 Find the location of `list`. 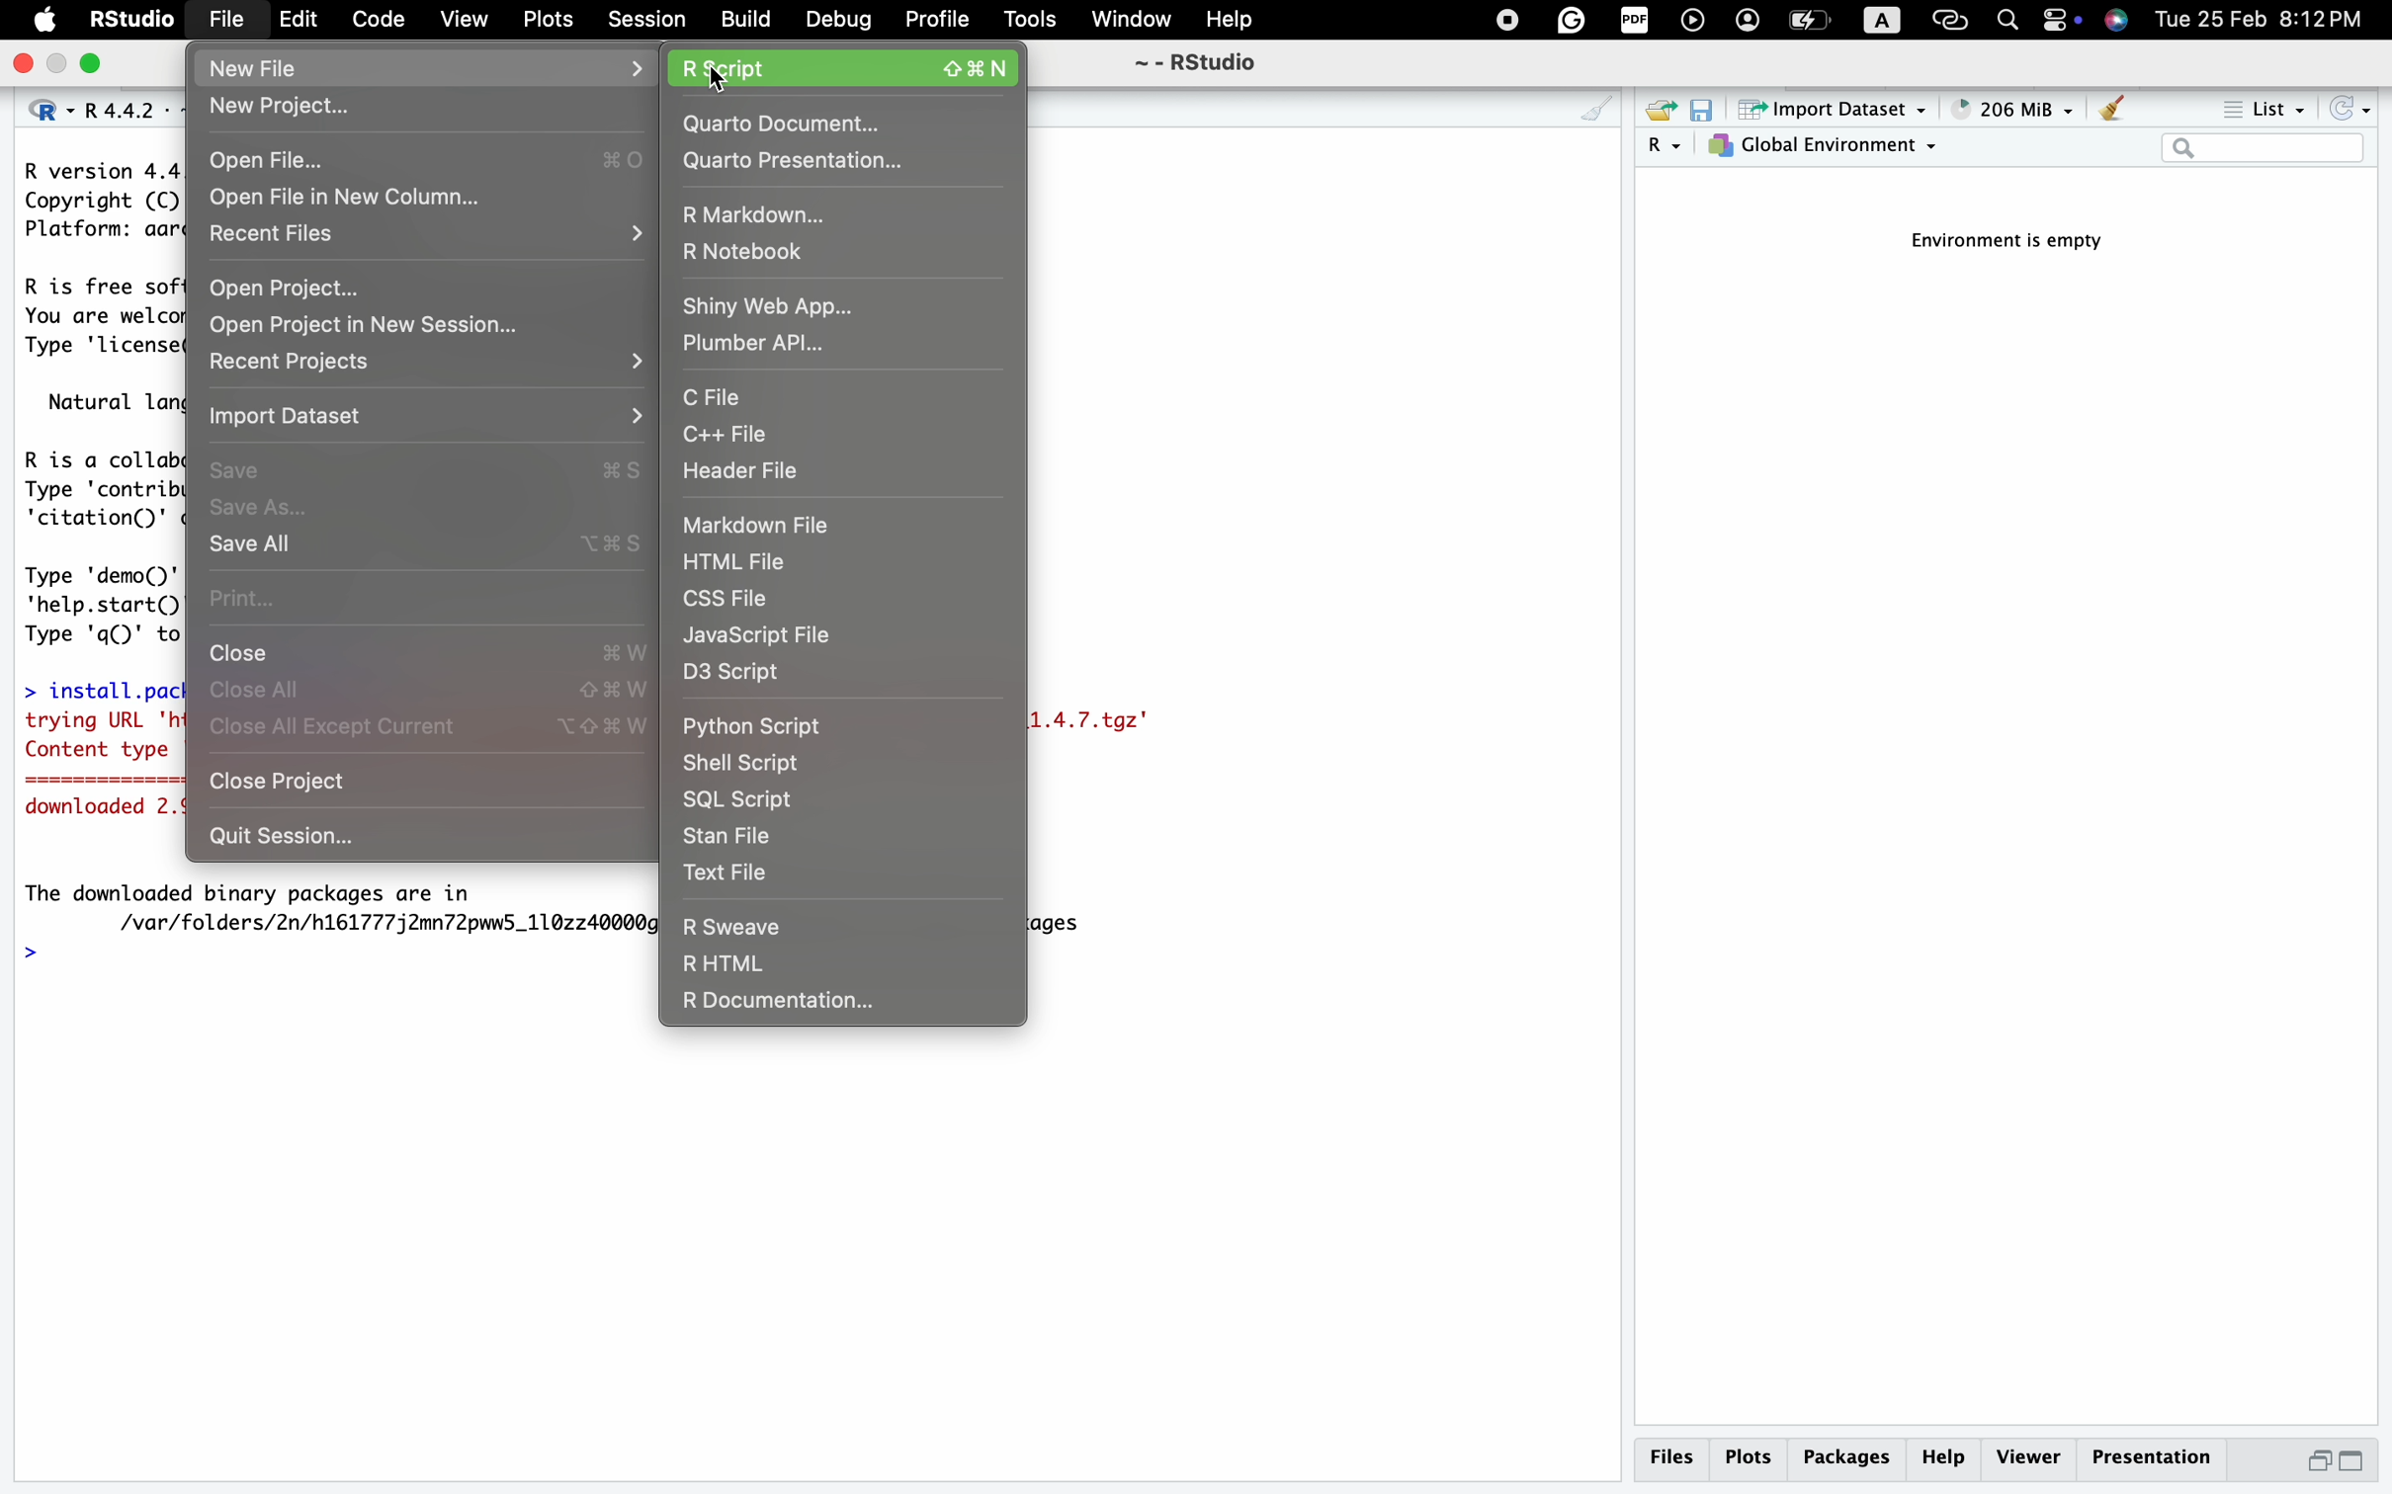

list is located at coordinates (2261, 112).